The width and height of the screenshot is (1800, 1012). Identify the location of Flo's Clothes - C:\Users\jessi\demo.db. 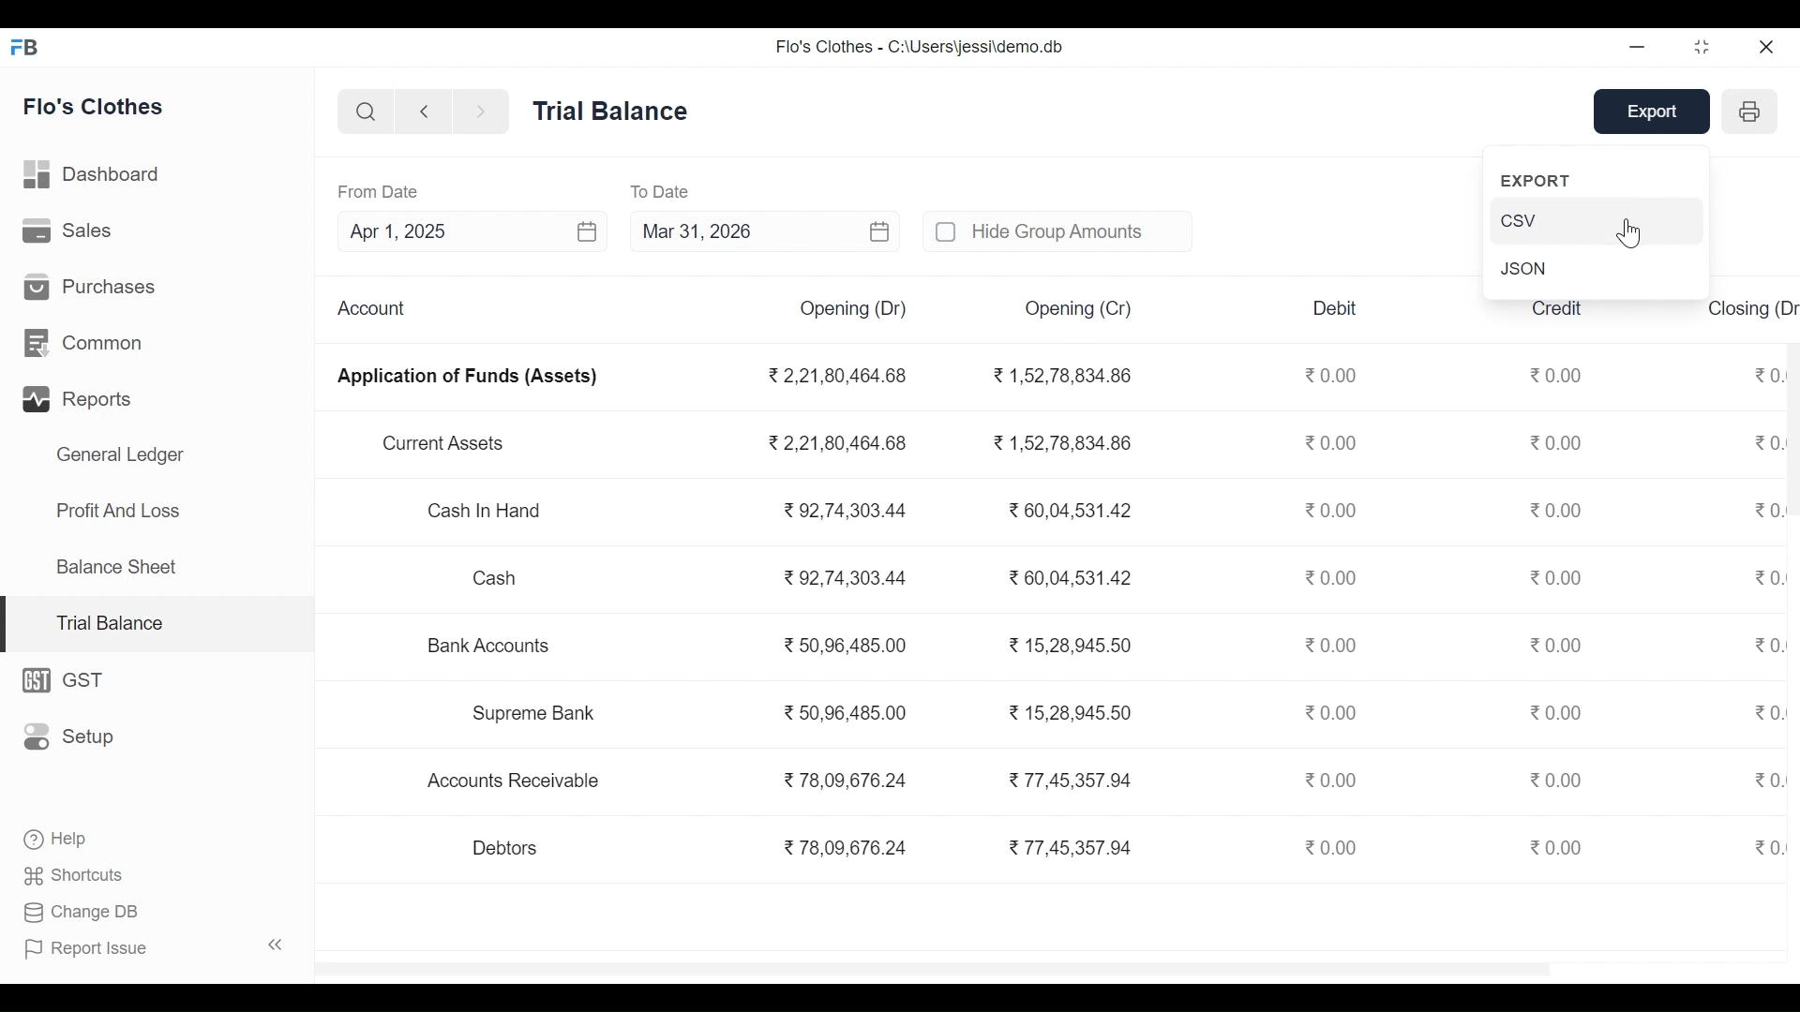
(920, 48).